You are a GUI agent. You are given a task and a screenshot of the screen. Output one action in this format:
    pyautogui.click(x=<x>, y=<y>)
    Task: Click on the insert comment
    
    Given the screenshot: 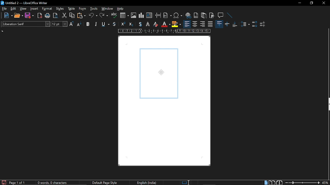 What is the action you would take?
    pyautogui.click(x=221, y=15)
    